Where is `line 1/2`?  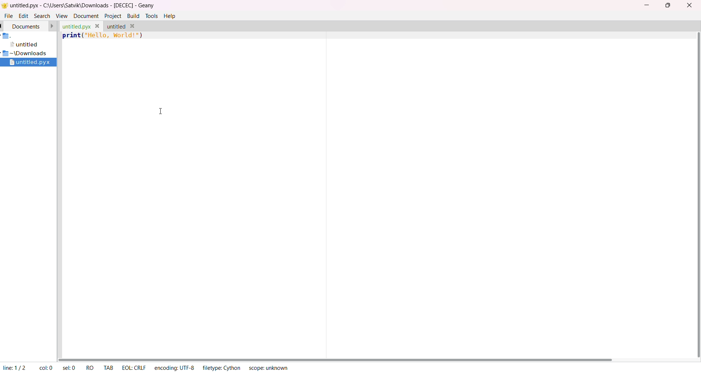 line 1/2 is located at coordinates (14, 367).